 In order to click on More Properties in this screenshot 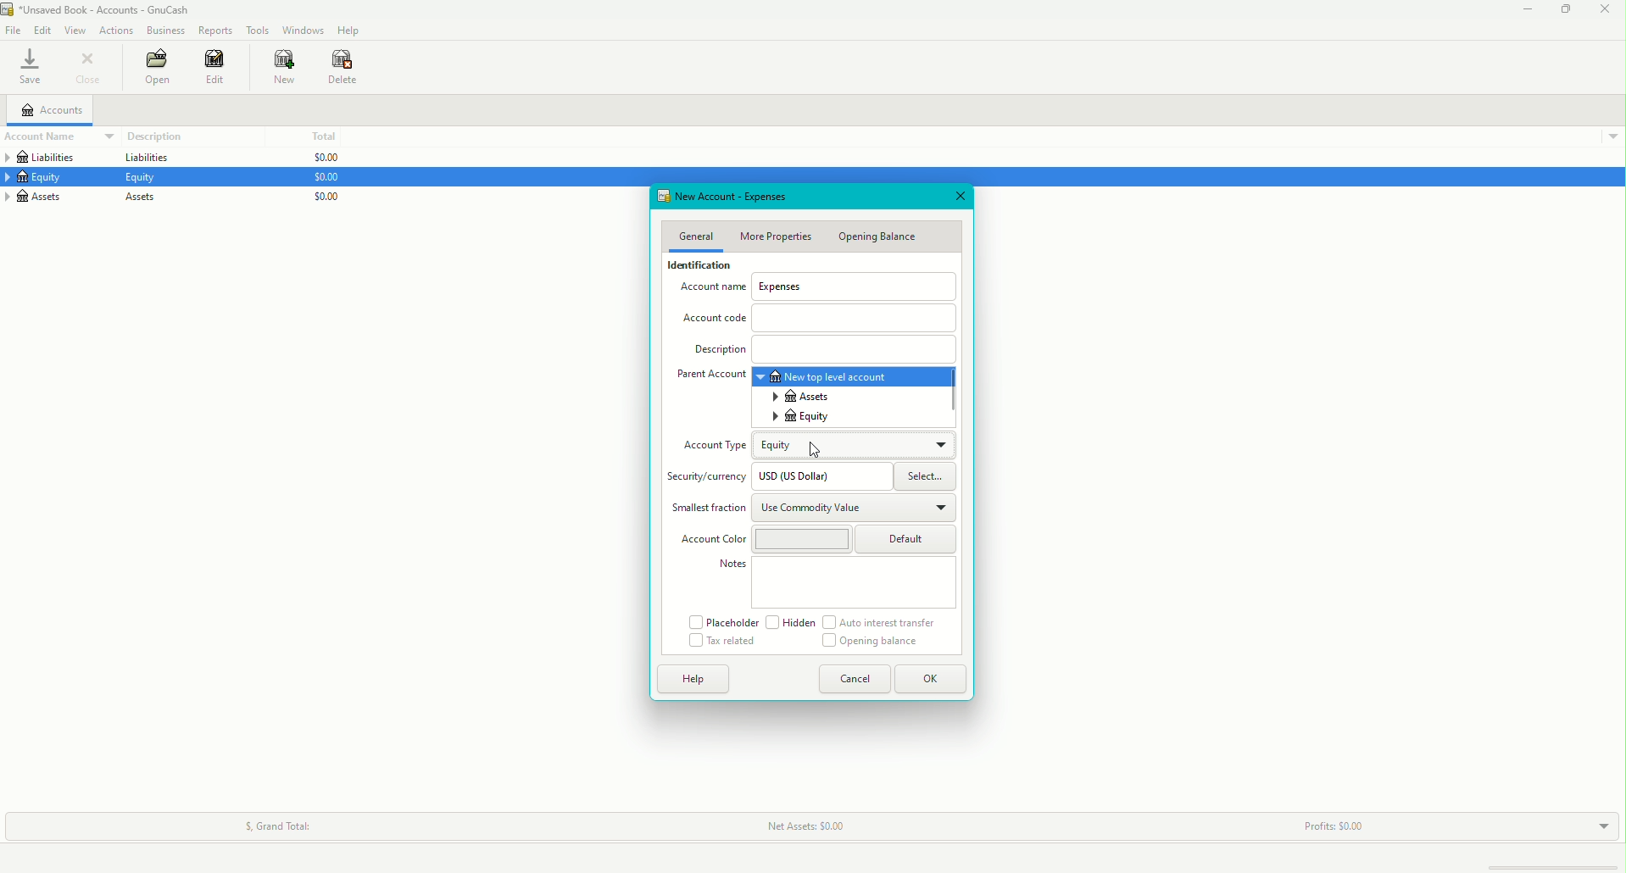, I will do `click(776, 236)`.